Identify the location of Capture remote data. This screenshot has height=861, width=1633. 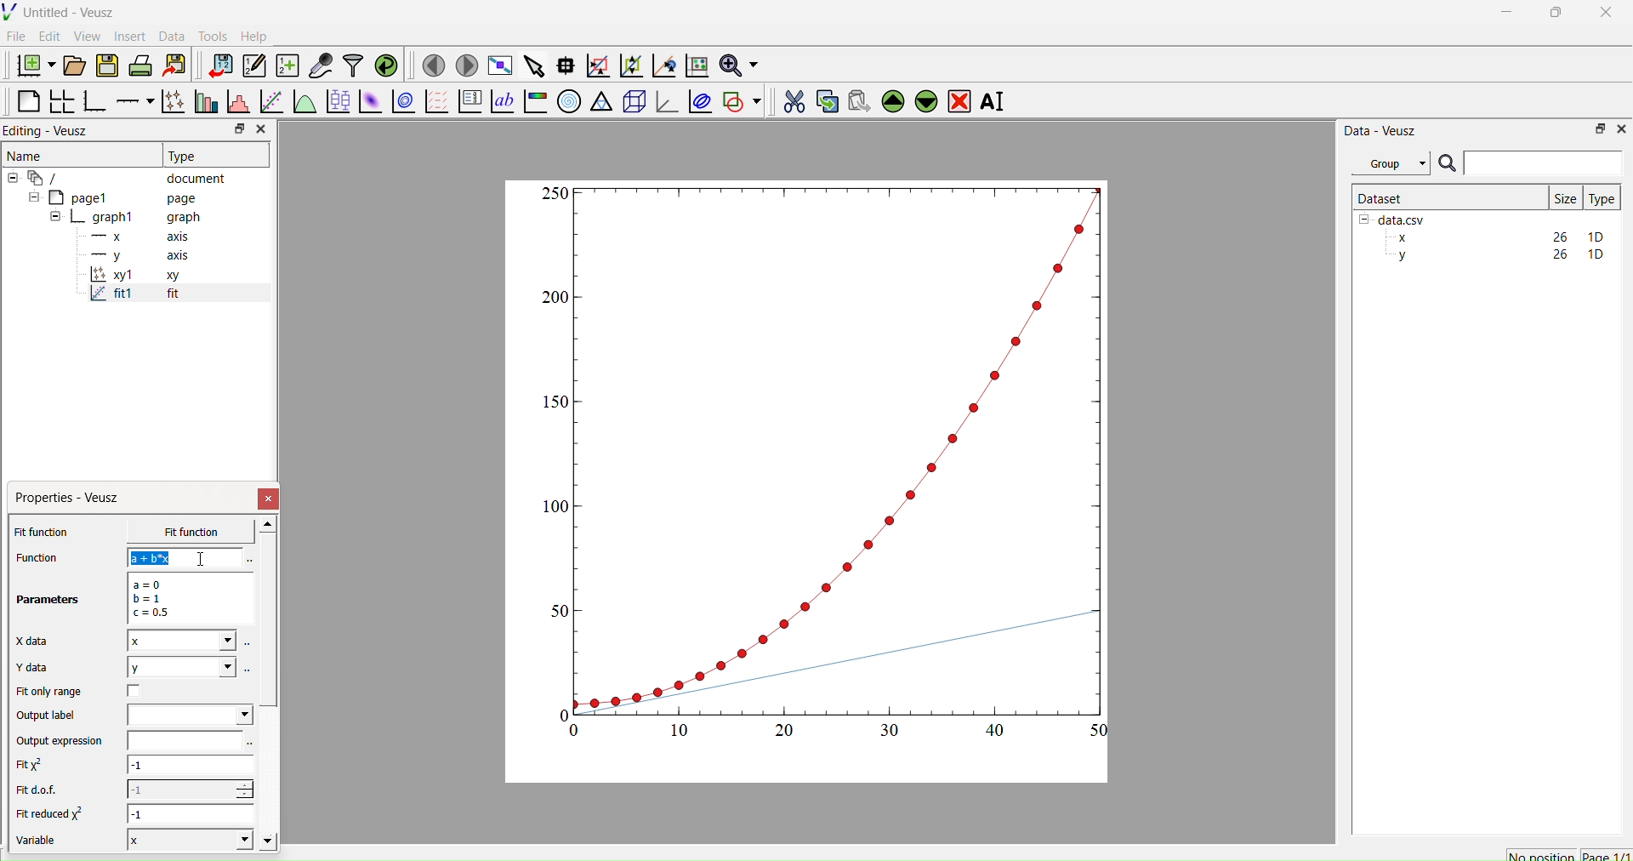
(321, 66).